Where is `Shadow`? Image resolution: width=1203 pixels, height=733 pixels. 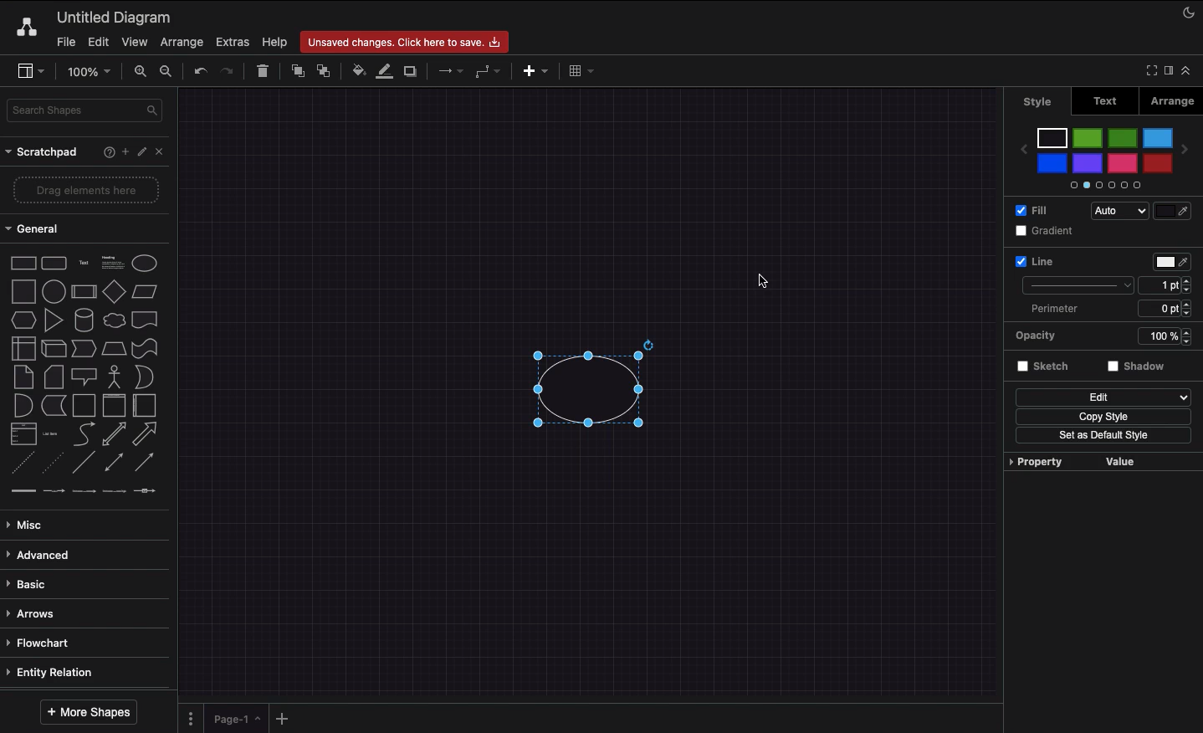
Shadow is located at coordinates (412, 70).